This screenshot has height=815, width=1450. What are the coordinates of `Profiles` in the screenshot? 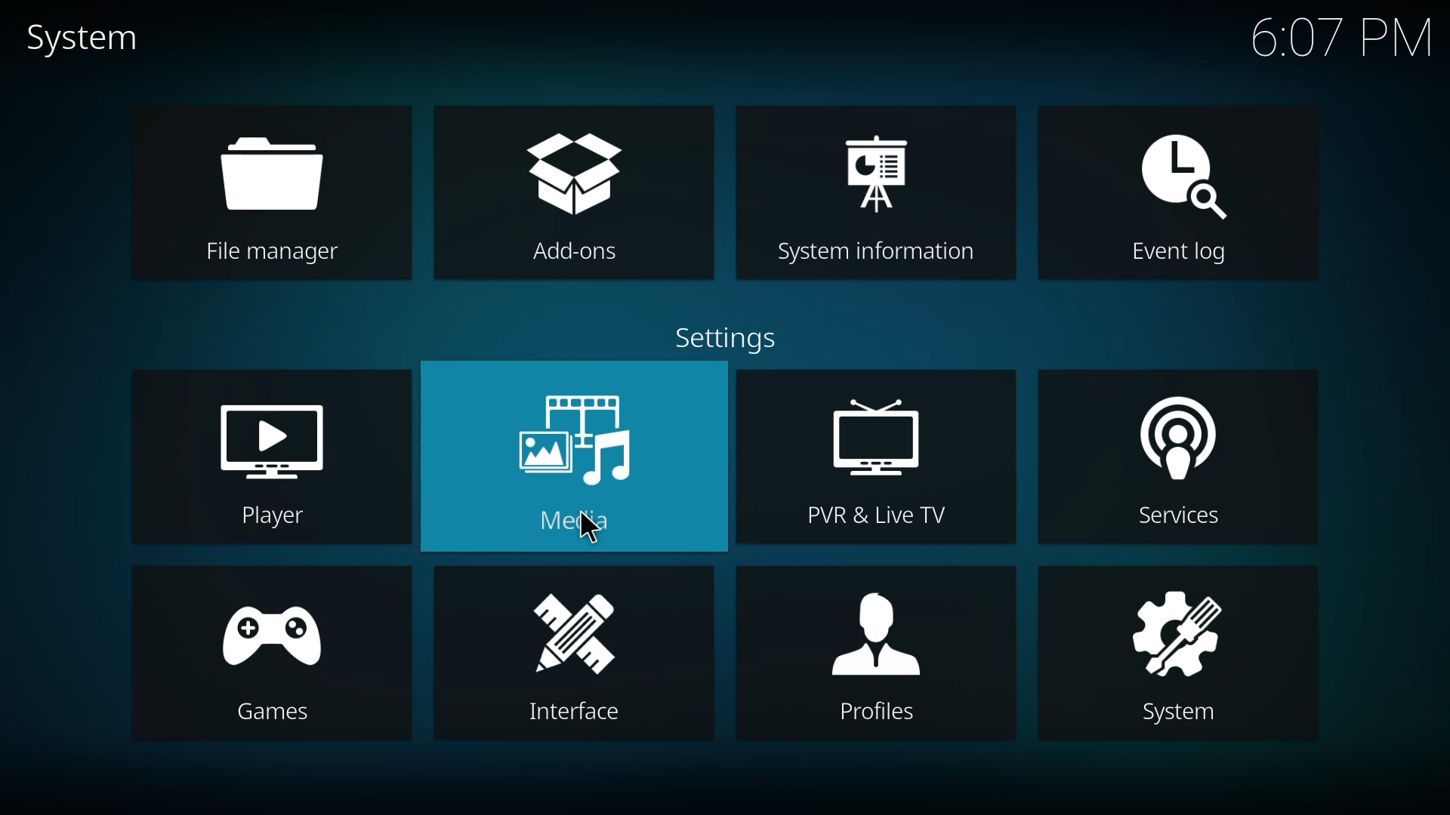 It's located at (873, 712).